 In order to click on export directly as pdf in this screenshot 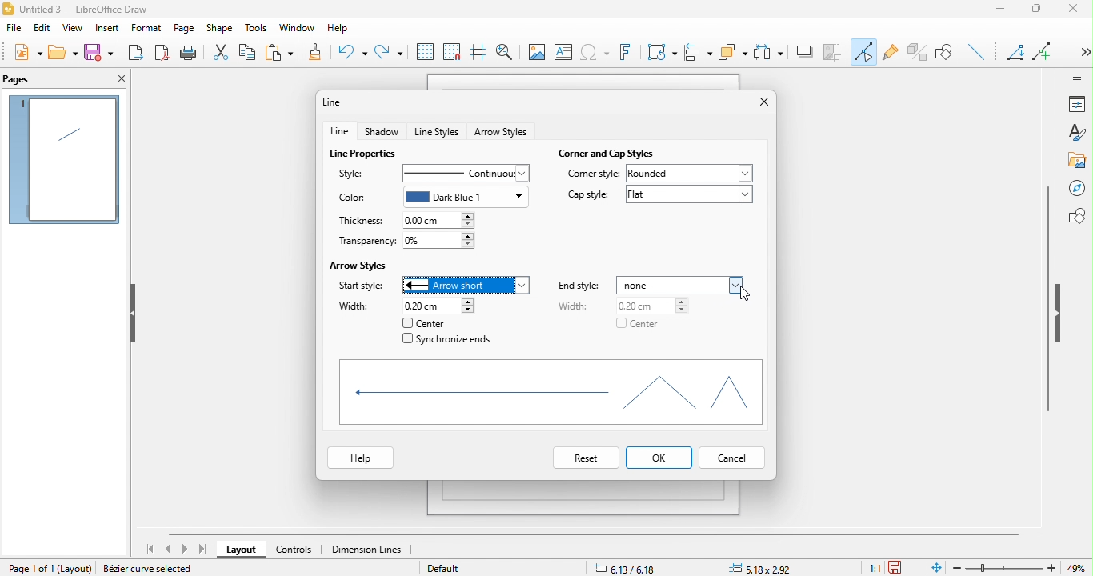, I will do `click(162, 54)`.